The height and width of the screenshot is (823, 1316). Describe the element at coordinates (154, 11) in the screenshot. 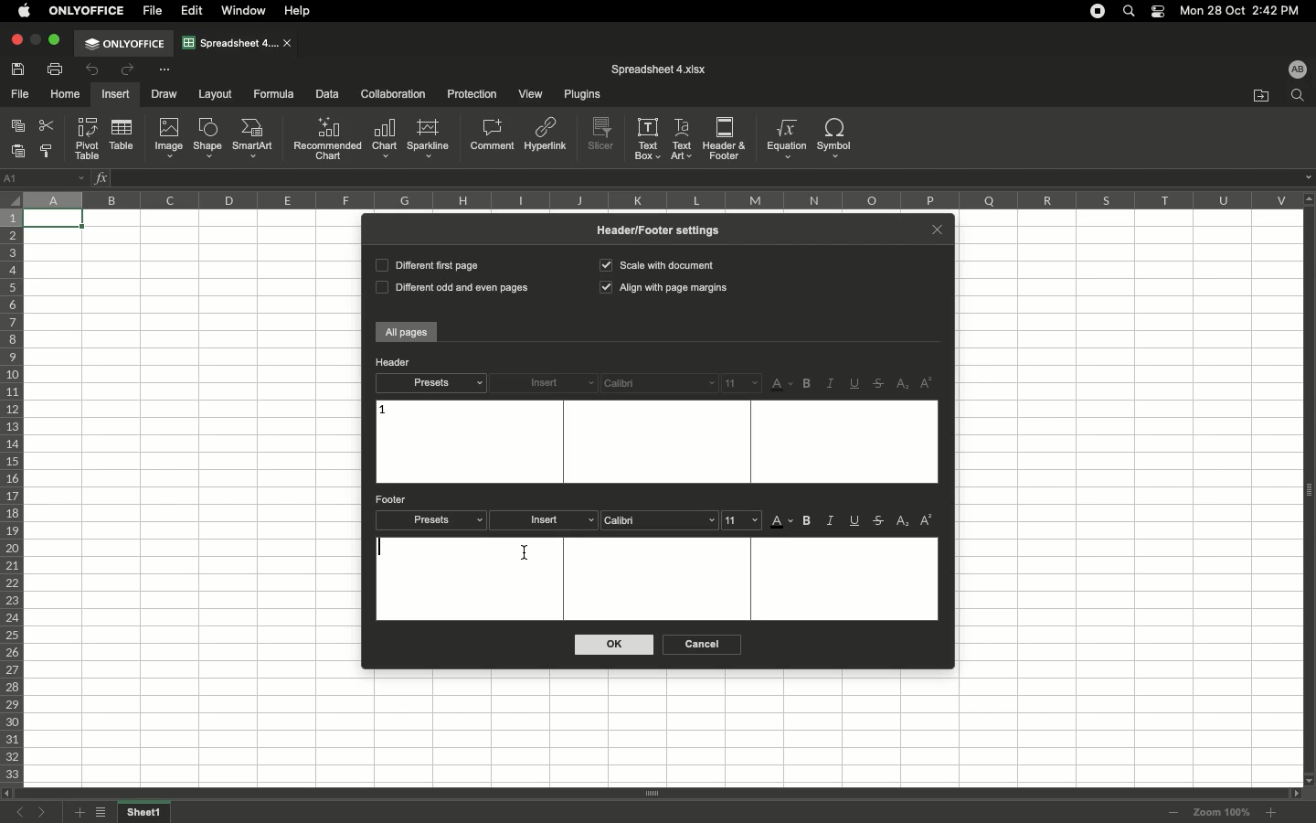

I see `File` at that location.